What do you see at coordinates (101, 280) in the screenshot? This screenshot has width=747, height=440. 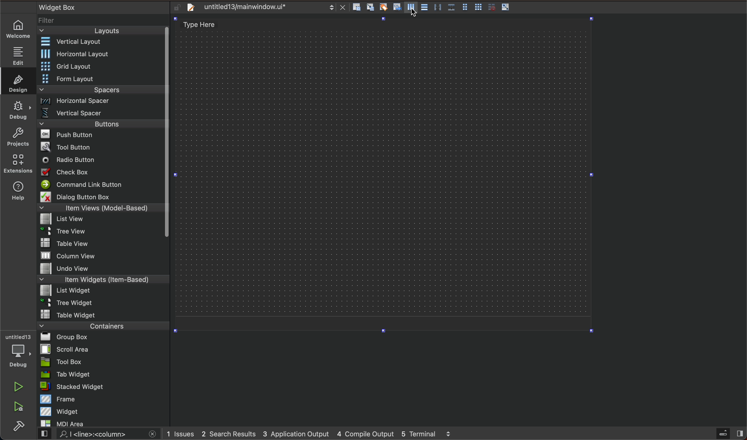 I see `items widget` at bounding box center [101, 280].